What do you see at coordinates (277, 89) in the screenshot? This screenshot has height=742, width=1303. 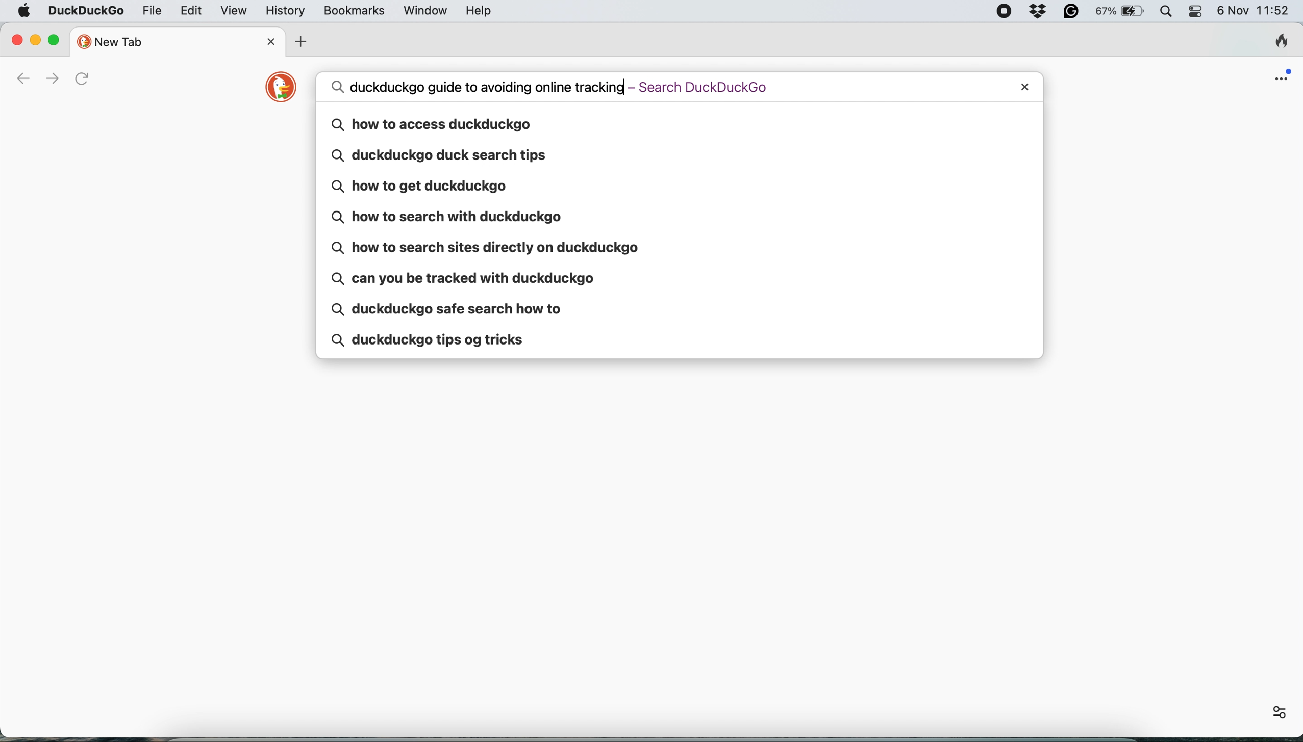 I see `duckduckgo logo` at bounding box center [277, 89].